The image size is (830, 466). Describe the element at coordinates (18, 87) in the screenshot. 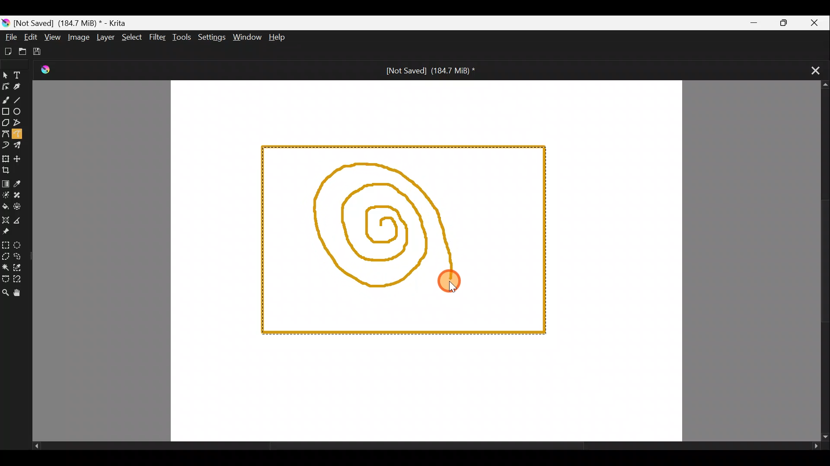

I see `Calligraphy` at that location.